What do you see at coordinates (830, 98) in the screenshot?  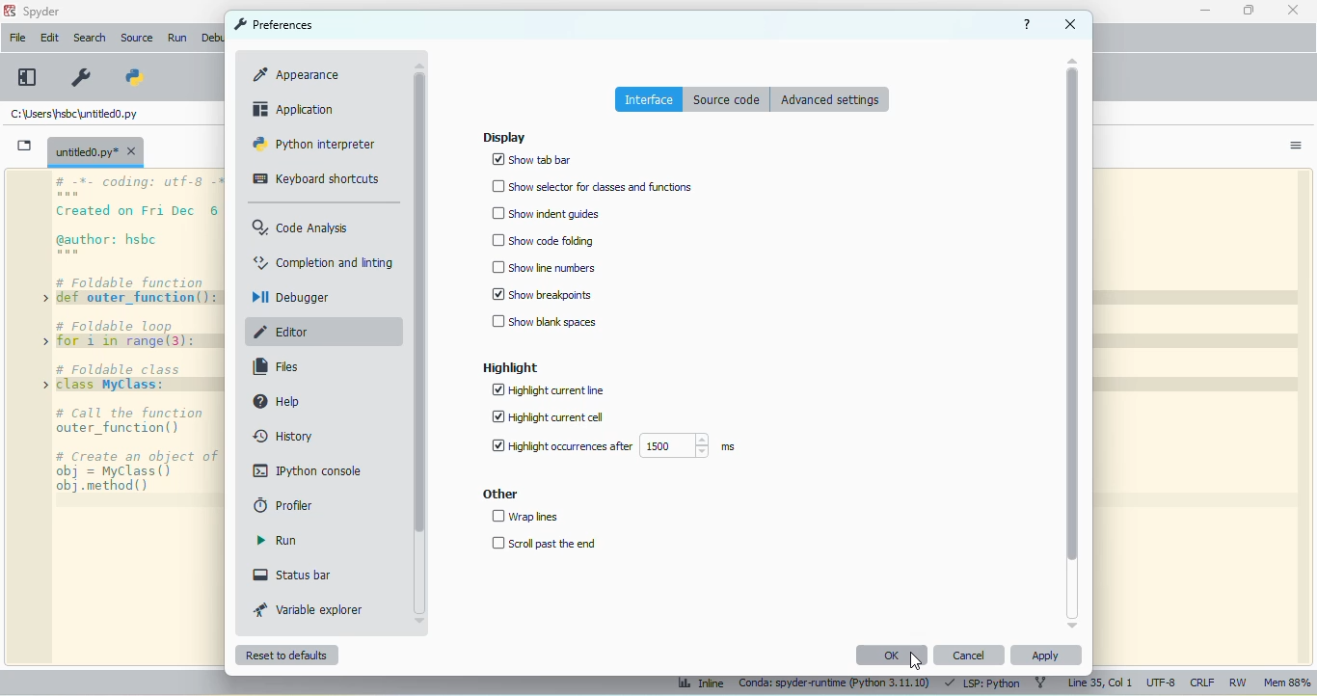 I see `advanced settings` at bounding box center [830, 98].